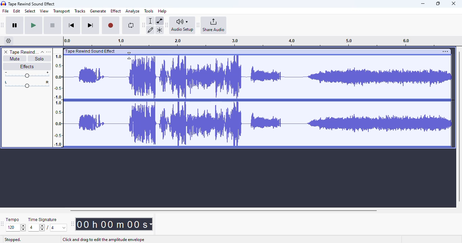 The height and width of the screenshot is (243, 462). I want to click on audio track, so click(252, 98).